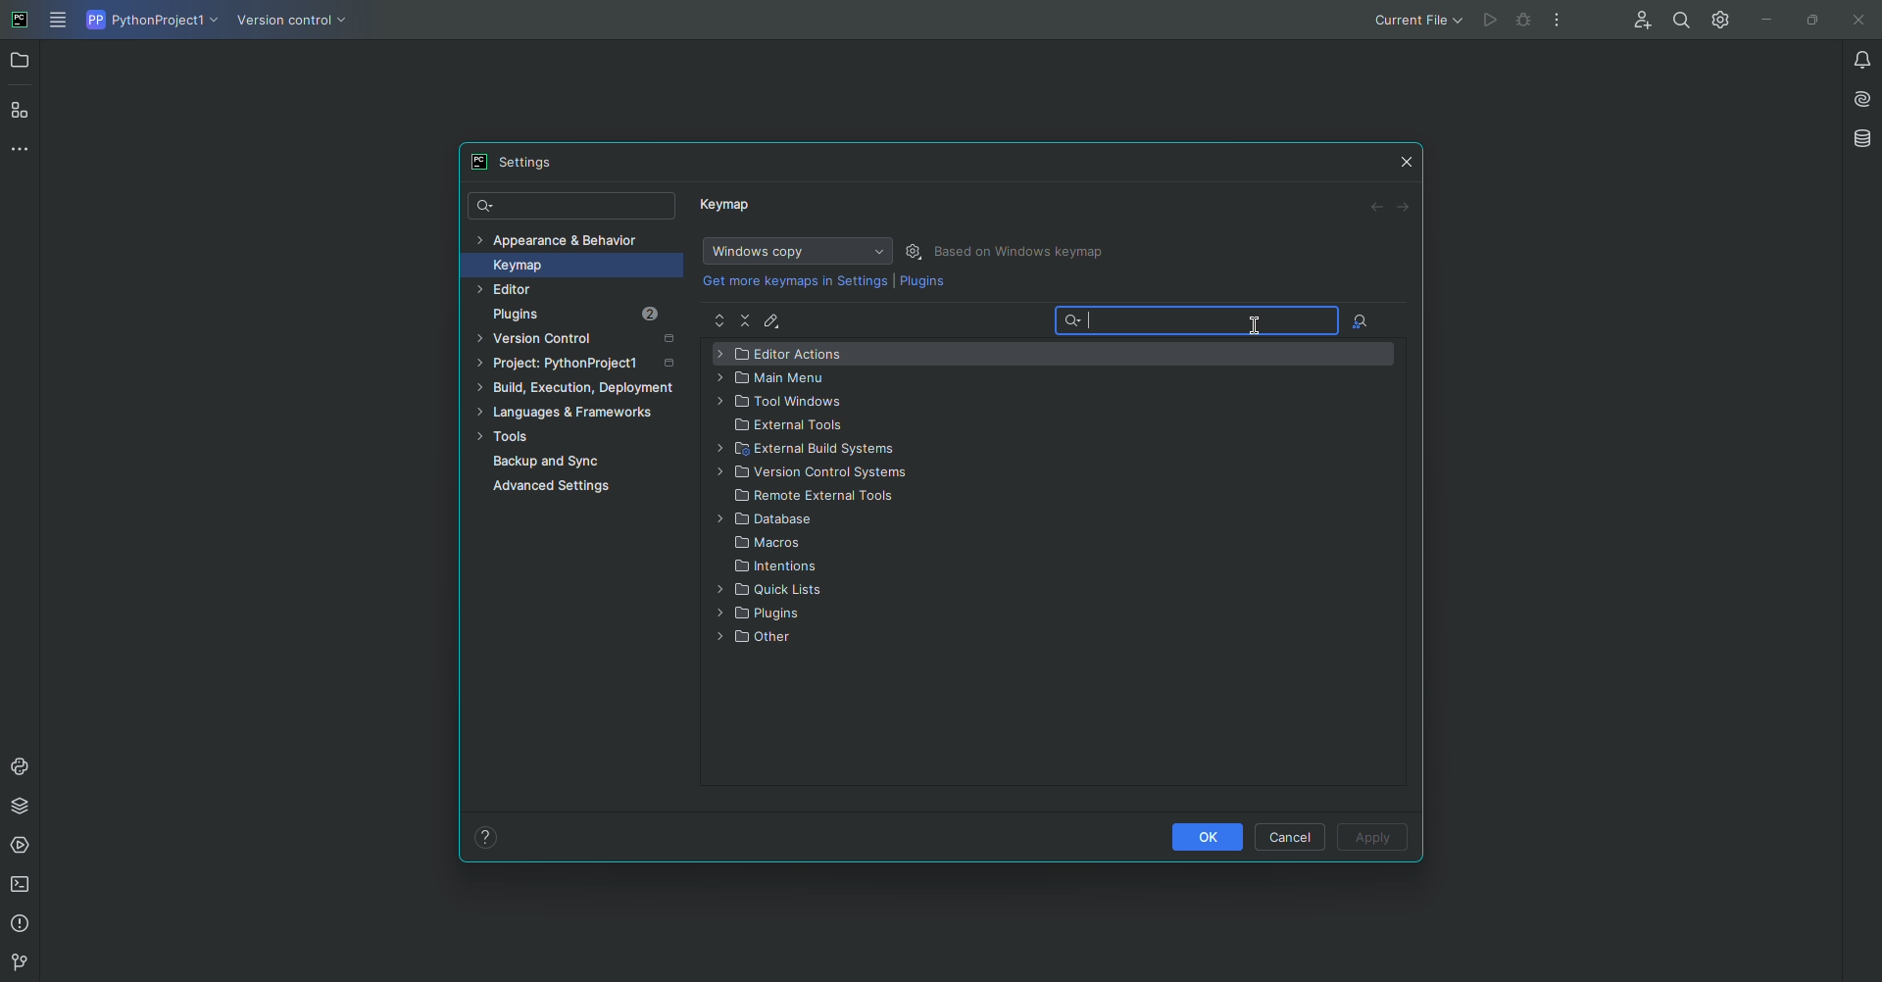 The image size is (1882, 982). I want to click on Windows Copy, so click(794, 251).